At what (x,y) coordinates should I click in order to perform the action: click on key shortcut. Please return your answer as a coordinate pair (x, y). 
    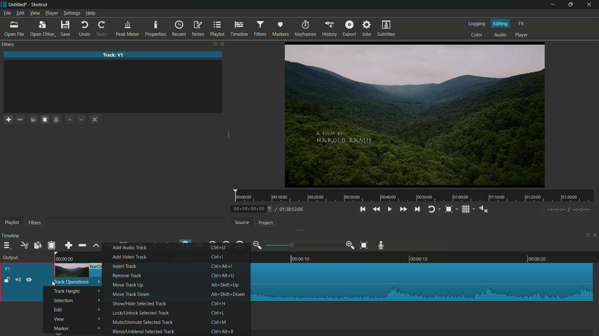
    Looking at the image, I should click on (222, 266).